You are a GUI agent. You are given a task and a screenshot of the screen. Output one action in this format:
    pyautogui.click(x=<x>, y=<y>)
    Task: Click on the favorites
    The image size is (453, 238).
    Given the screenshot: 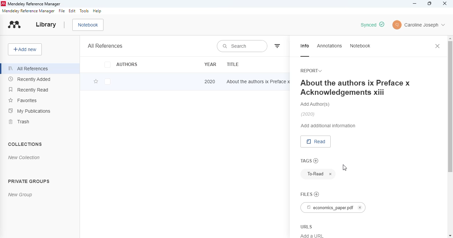 What is the action you would take?
    pyautogui.click(x=23, y=100)
    